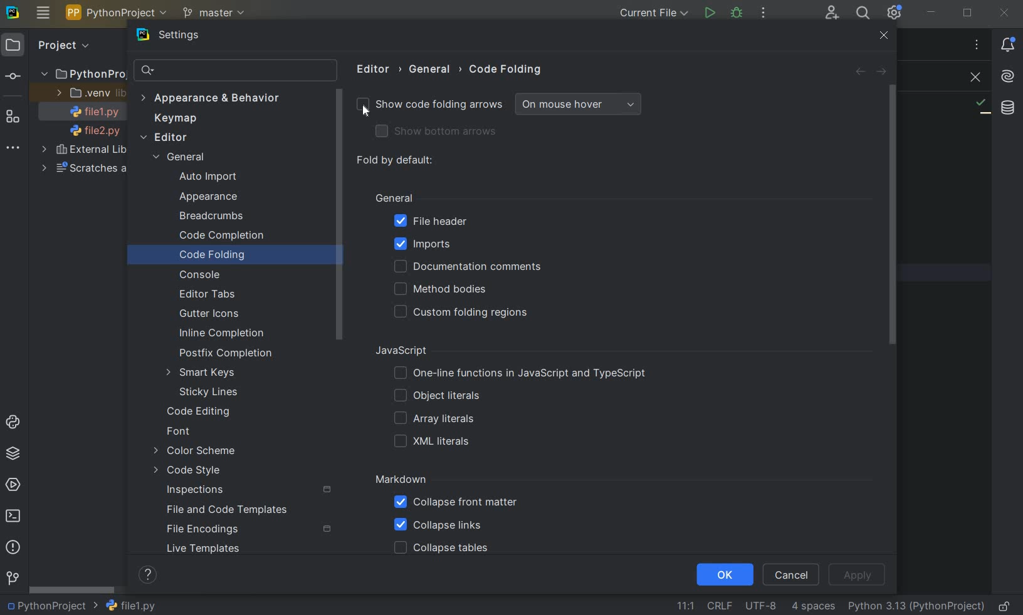  Describe the element at coordinates (85, 151) in the screenshot. I see `EXTERNAL LIBRARIES` at that location.